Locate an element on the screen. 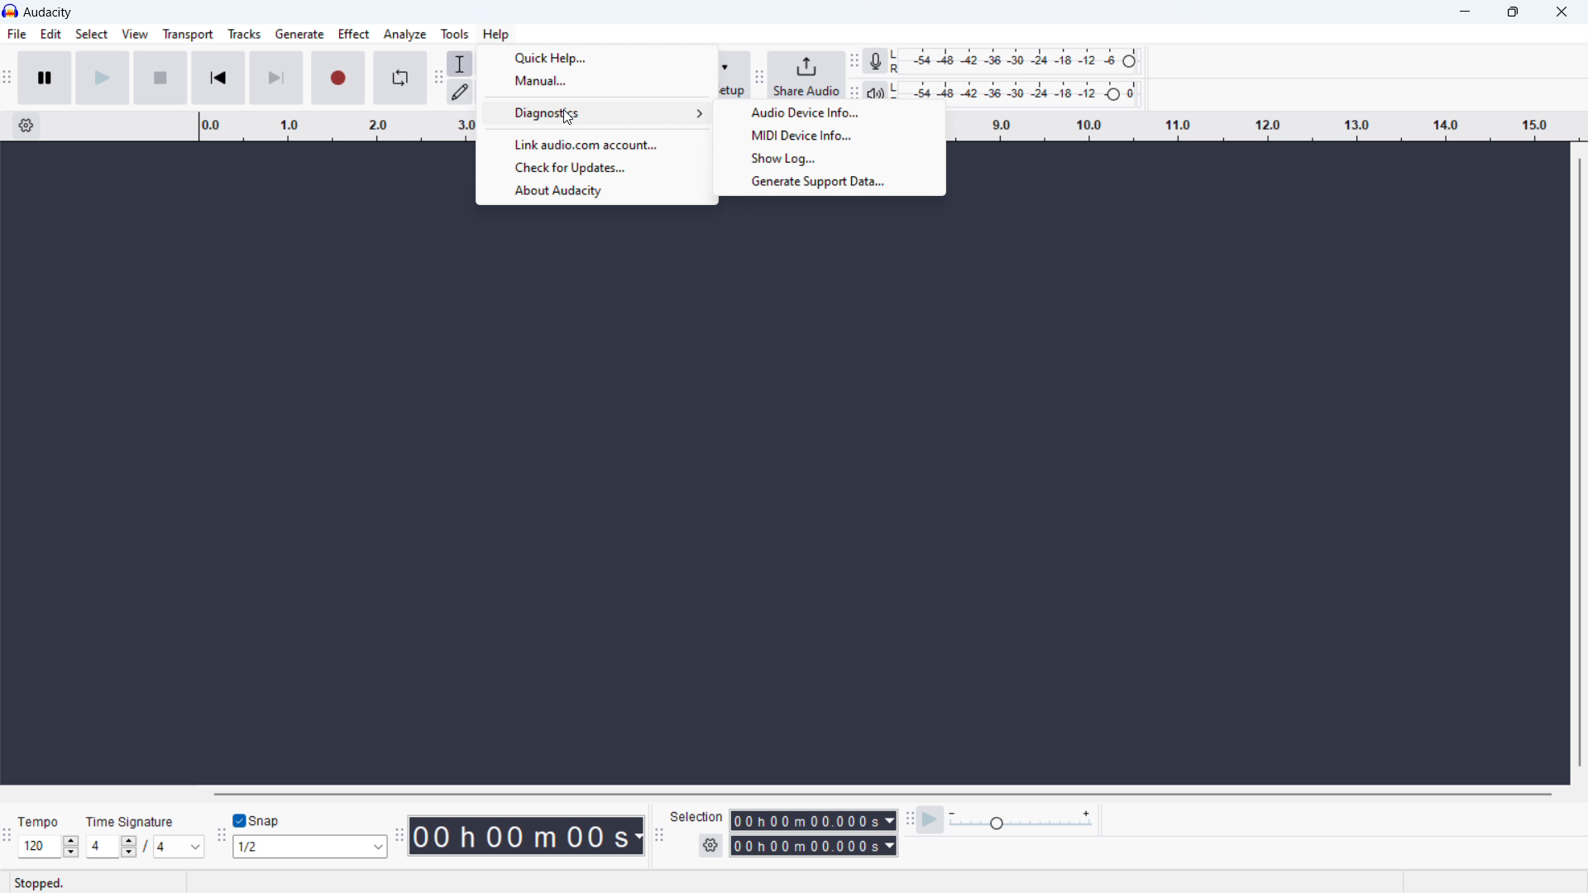  horizontal scrollbar is located at coordinates (878, 794).